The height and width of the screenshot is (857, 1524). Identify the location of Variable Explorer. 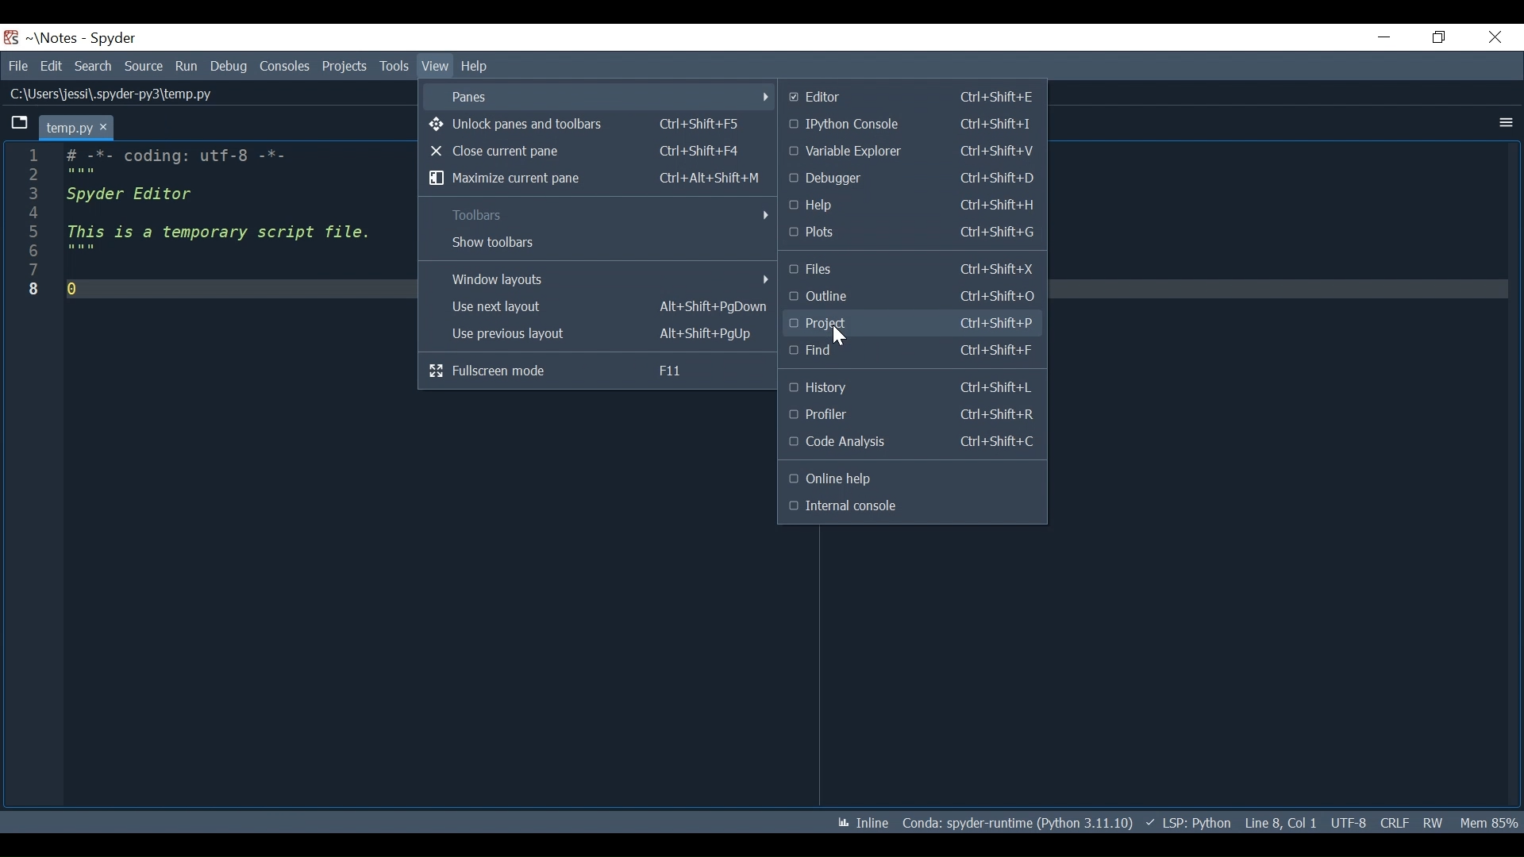
(913, 152).